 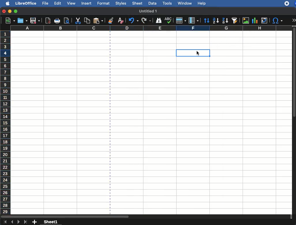 What do you see at coordinates (48, 21) in the screenshot?
I see `pdf view` at bounding box center [48, 21].